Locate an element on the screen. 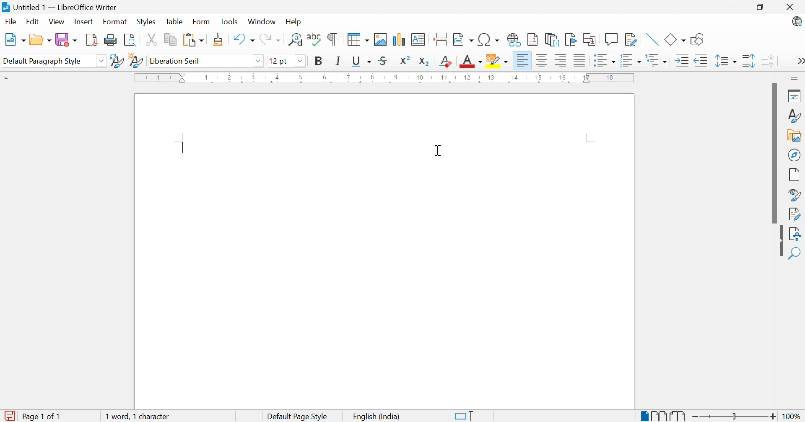 Image resolution: width=805 pixels, height=422 pixels. Clone Formatting is located at coordinates (218, 39).